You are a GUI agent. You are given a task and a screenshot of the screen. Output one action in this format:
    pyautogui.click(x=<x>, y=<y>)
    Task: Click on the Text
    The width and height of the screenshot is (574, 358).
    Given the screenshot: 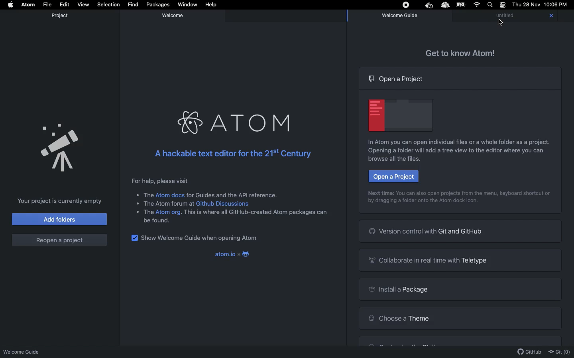 What is the action you would take?
    pyautogui.click(x=233, y=195)
    